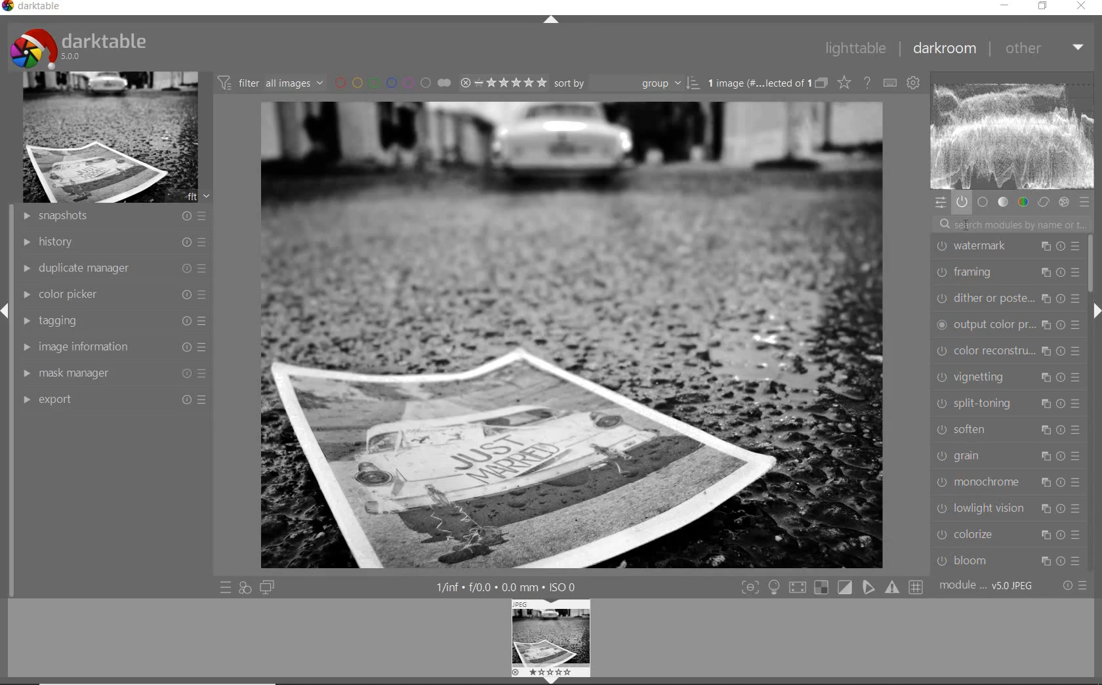  What do you see at coordinates (983, 203) in the screenshot?
I see `base` at bounding box center [983, 203].